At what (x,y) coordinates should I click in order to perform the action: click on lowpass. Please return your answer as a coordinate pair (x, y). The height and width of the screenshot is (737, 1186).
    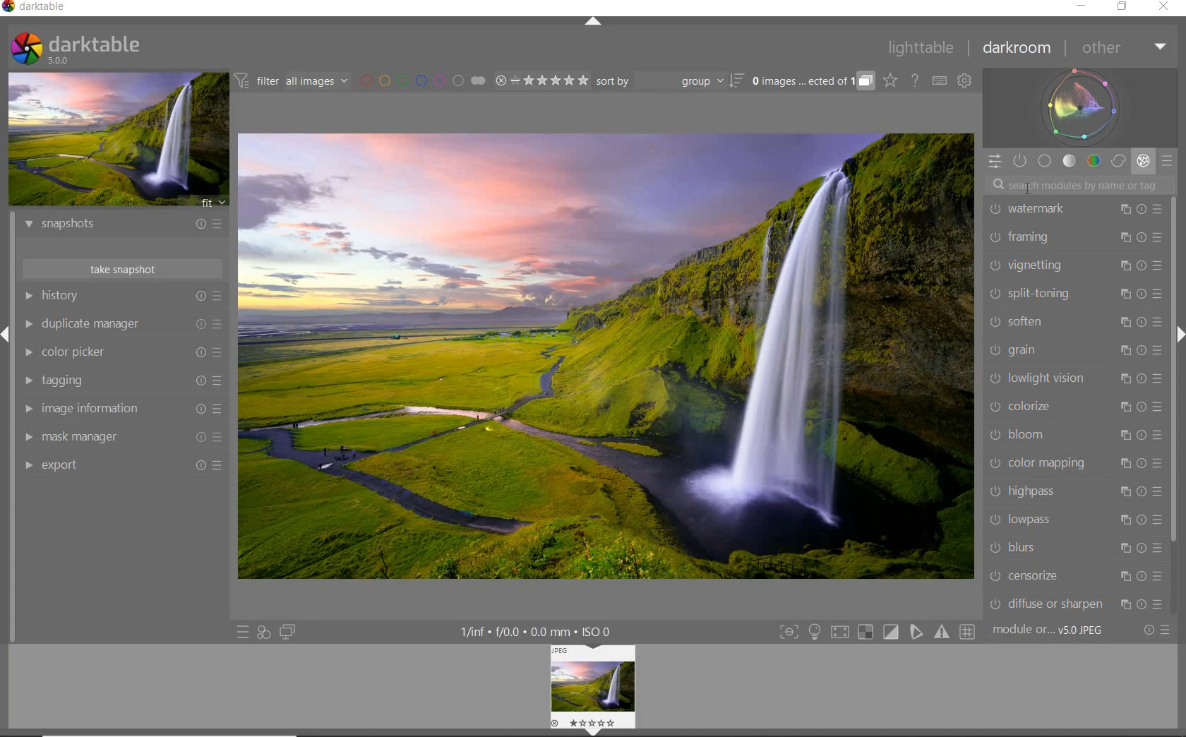
    Looking at the image, I should click on (1074, 521).